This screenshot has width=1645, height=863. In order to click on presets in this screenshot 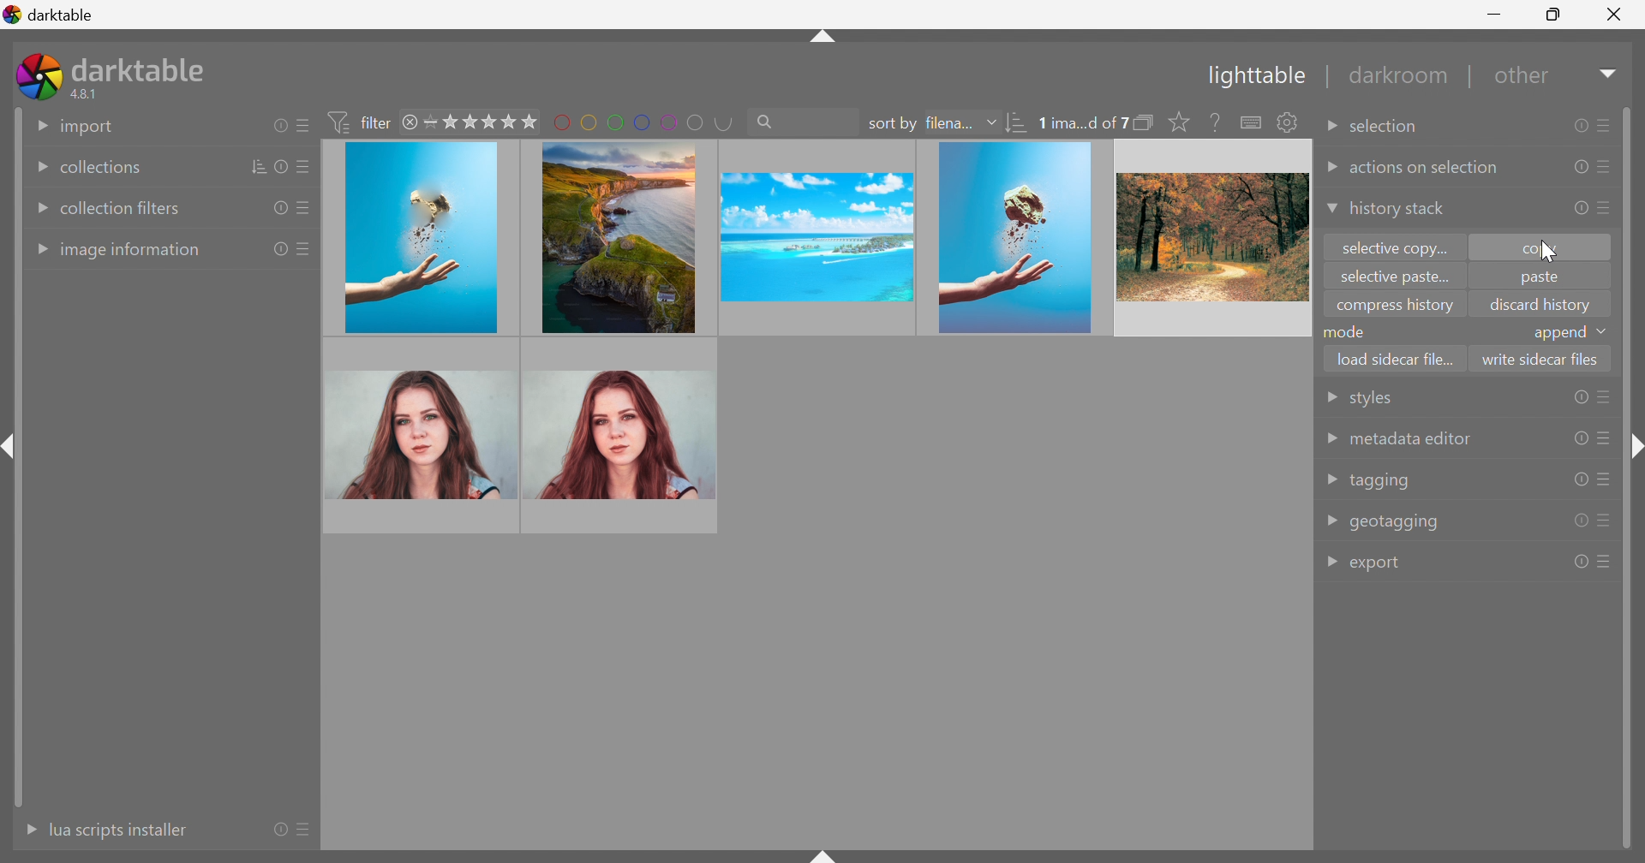, I will do `click(1606, 519)`.